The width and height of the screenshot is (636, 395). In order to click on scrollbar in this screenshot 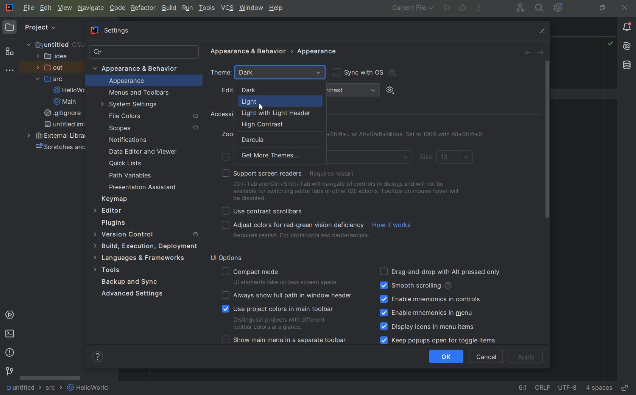, I will do `click(547, 140)`.